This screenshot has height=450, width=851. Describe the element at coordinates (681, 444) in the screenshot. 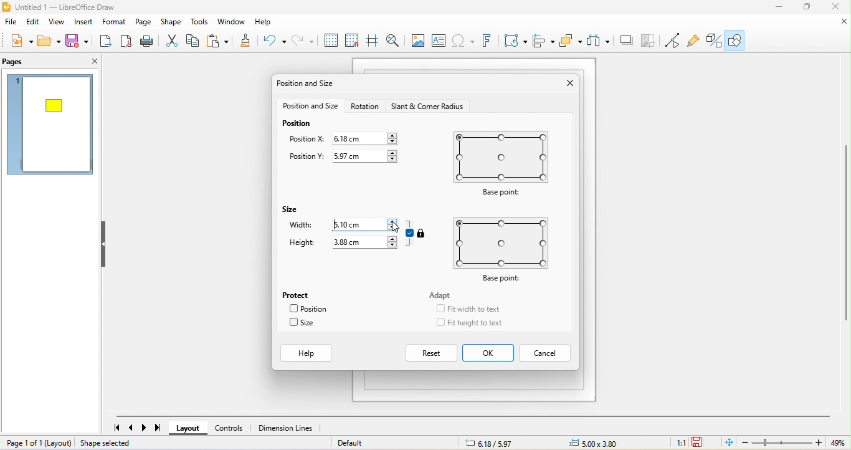

I see `1:1` at that location.